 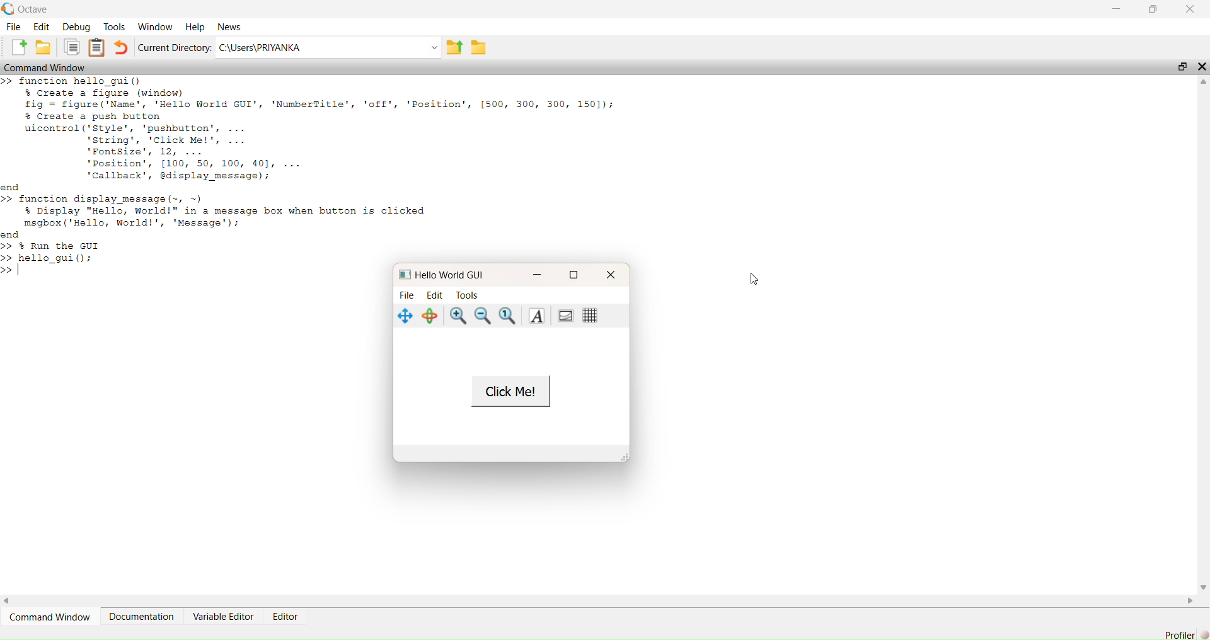 I want to click on add, so click(x=14, y=45).